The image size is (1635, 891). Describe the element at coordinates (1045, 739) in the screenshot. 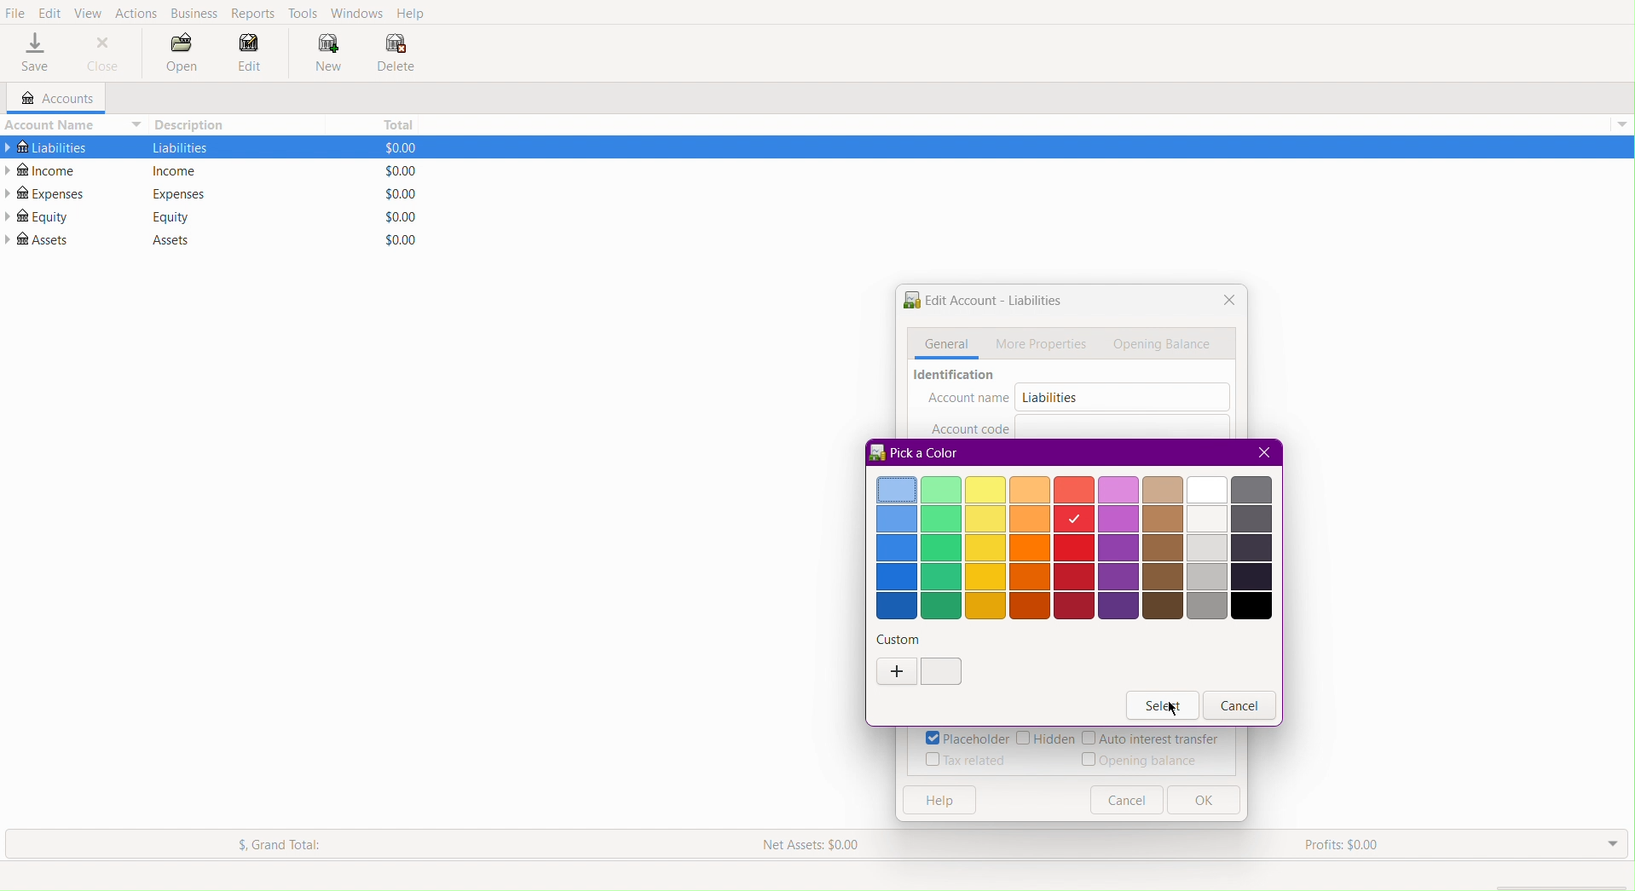

I see `Hidden` at that location.